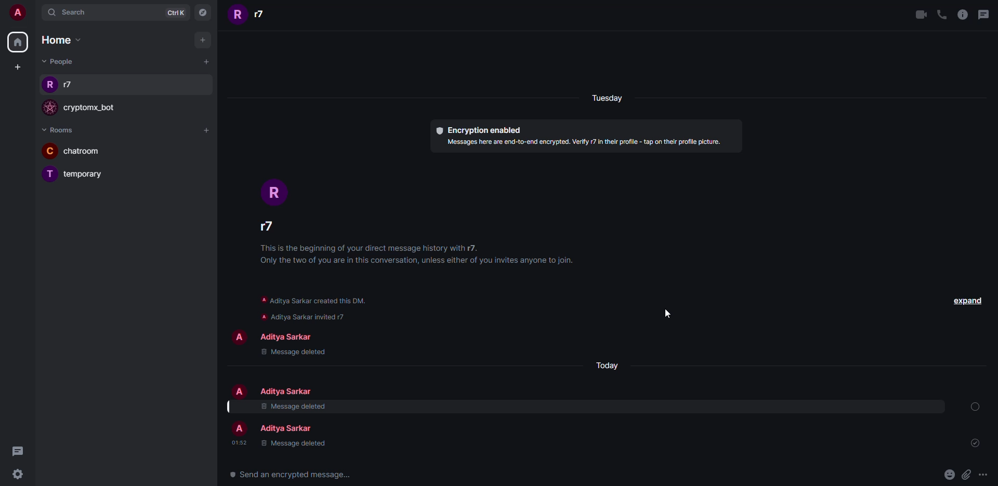 This screenshot has width=998, height=486. What do you see at coordinates (19, 13) in the screenshot?
I see `account` at bounding box center [19, 13].